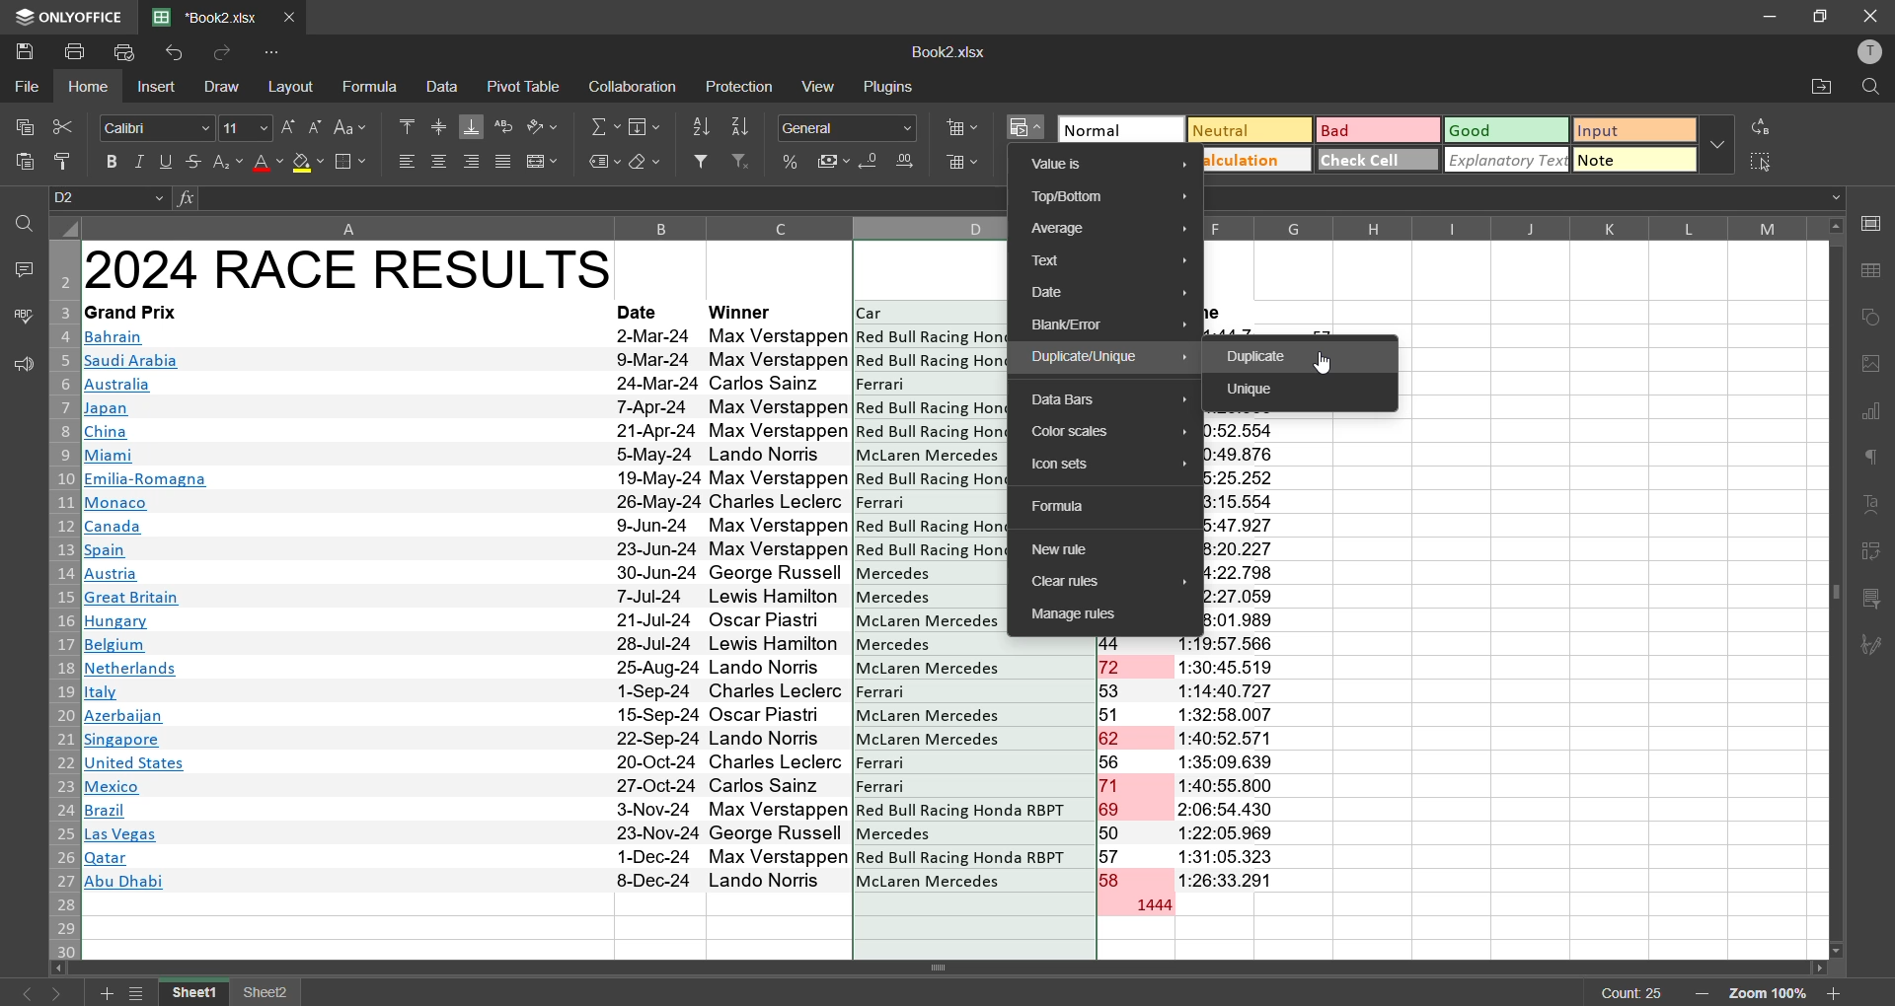  I want to click on view, so click(822, 85).